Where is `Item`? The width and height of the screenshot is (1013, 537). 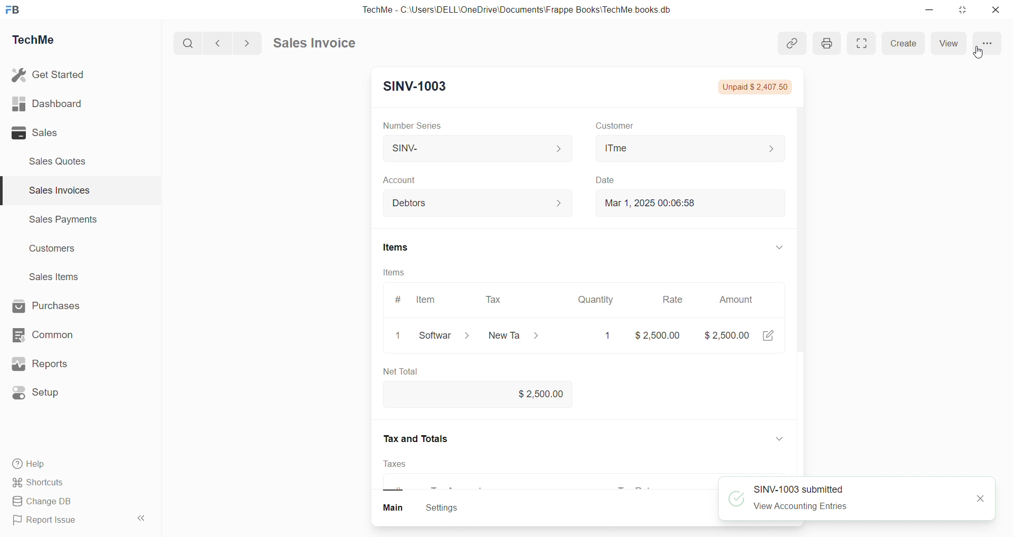 Item is located at coordinates (431, 299).